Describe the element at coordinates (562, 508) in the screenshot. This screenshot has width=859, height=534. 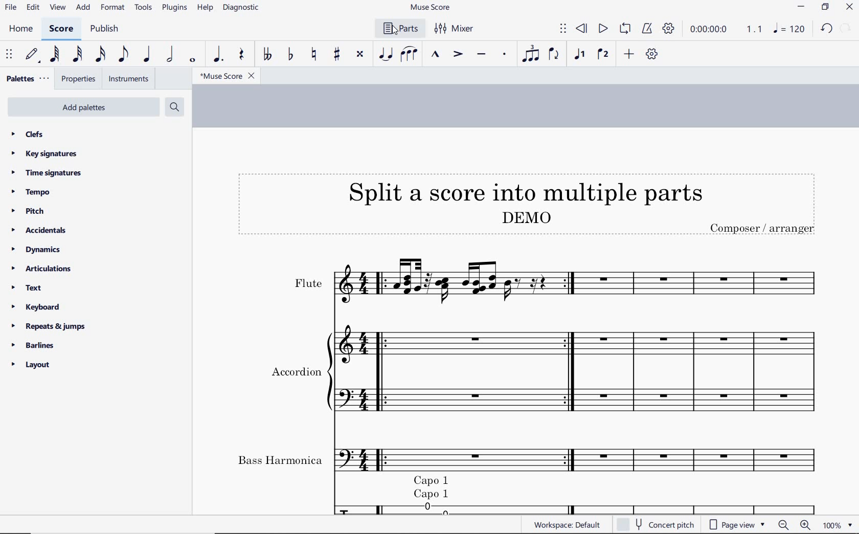
I see `Electric guitar` at that location.